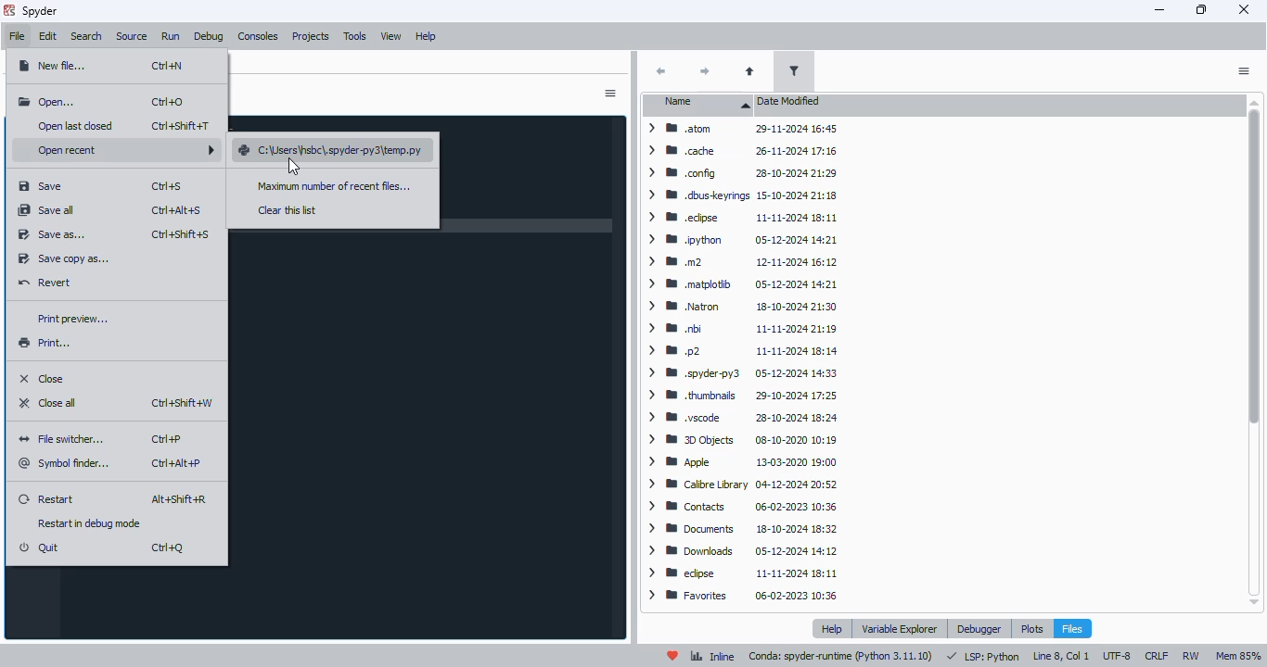 Image resolution: width=1267 pixels, height=667 pixels. Describe the element at coordinates (740, 418) in the screenshot. I see `> M8 .vscode 28-10-2024 18:24` at that location.